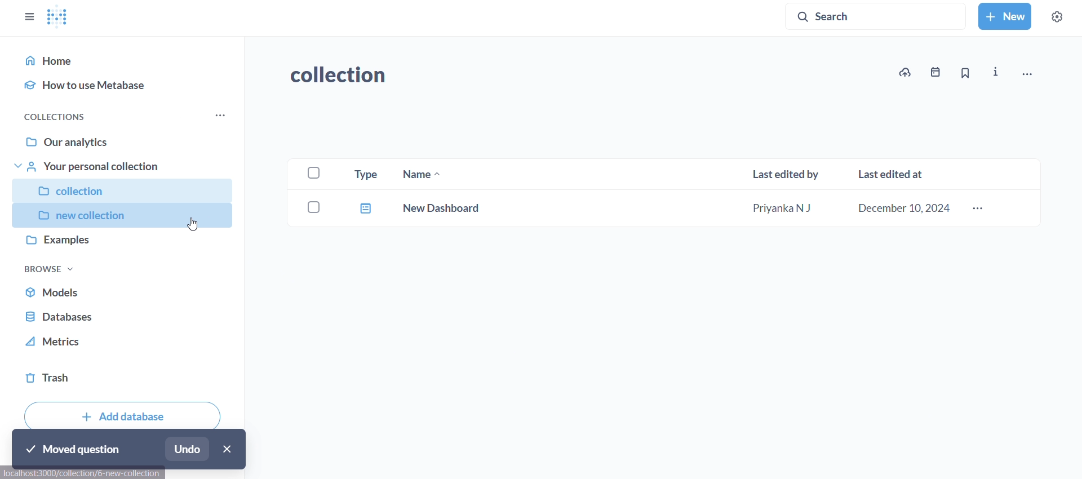  What do you see at coordinates (932, 74) in the screenshot?
I see `events` at bounding box center [932, 74].